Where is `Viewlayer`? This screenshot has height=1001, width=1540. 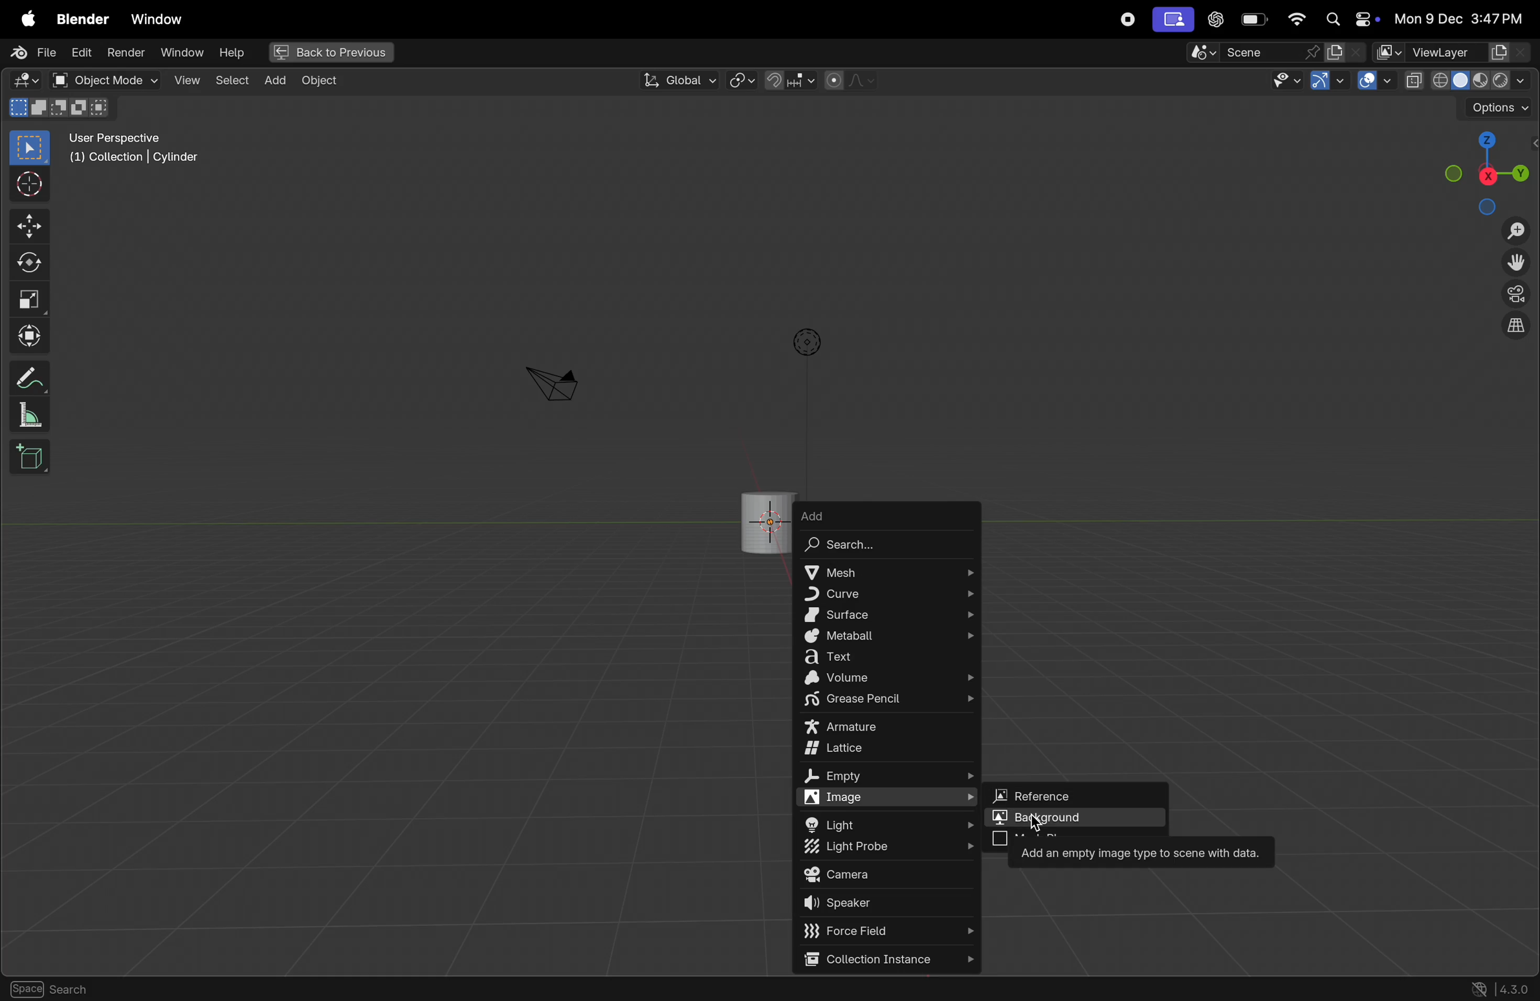 Viewlayer is located at coordinates (1454, 52).